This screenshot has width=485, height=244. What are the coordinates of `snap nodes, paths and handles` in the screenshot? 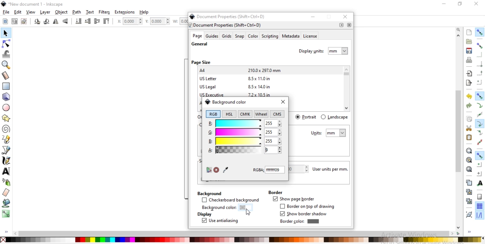 It's located at (480, 96).